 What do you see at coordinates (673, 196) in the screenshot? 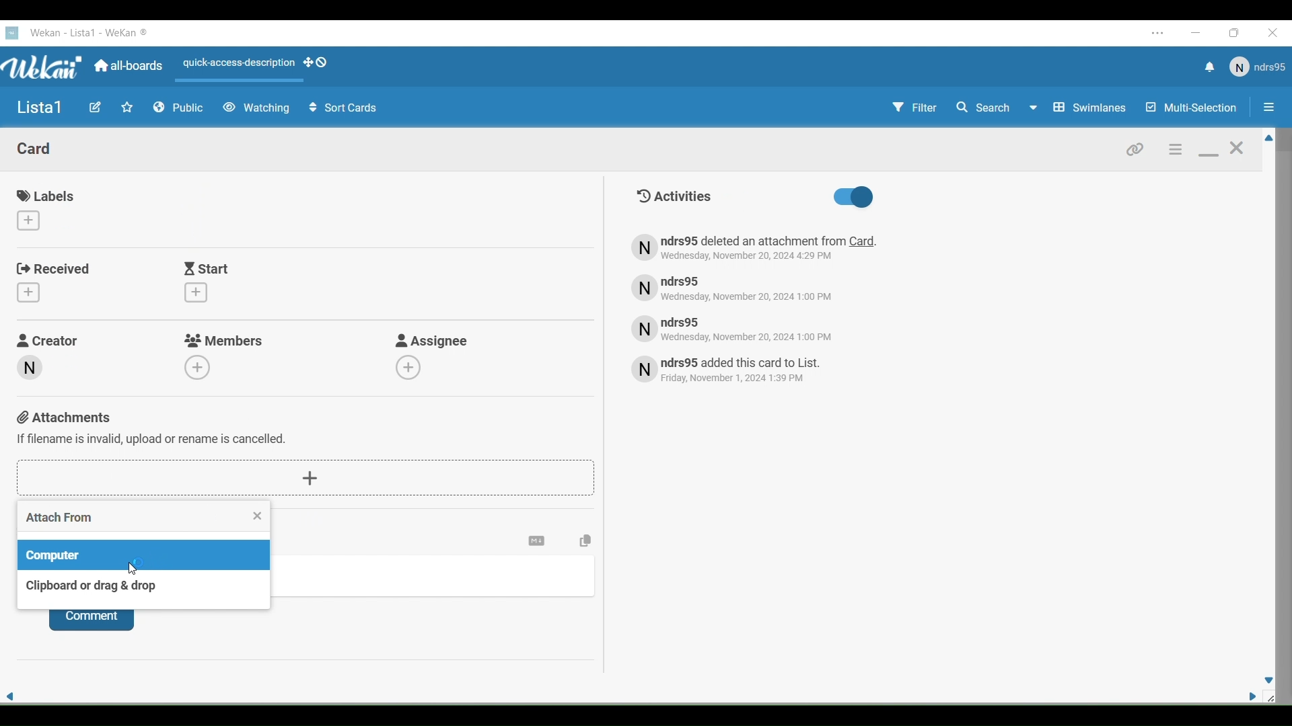
I see `Text` at bounding box center [673, 196].